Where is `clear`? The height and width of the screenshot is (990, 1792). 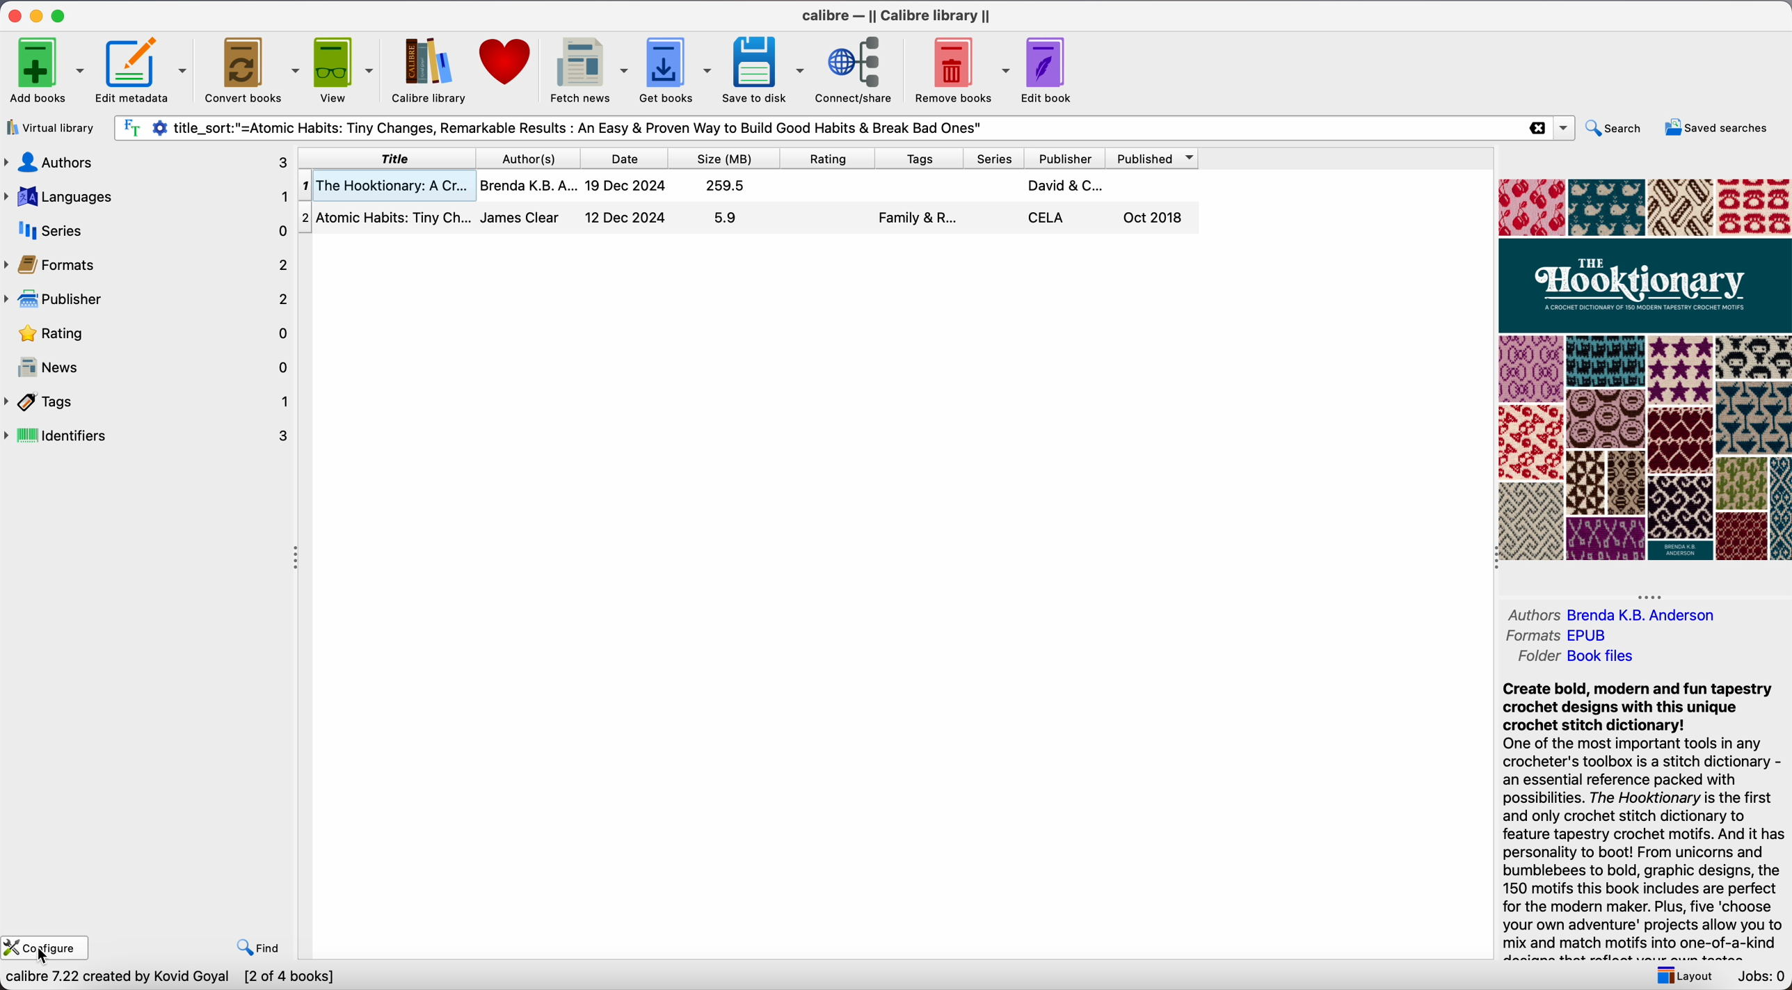 clear is located at coordinates (1537, 128).